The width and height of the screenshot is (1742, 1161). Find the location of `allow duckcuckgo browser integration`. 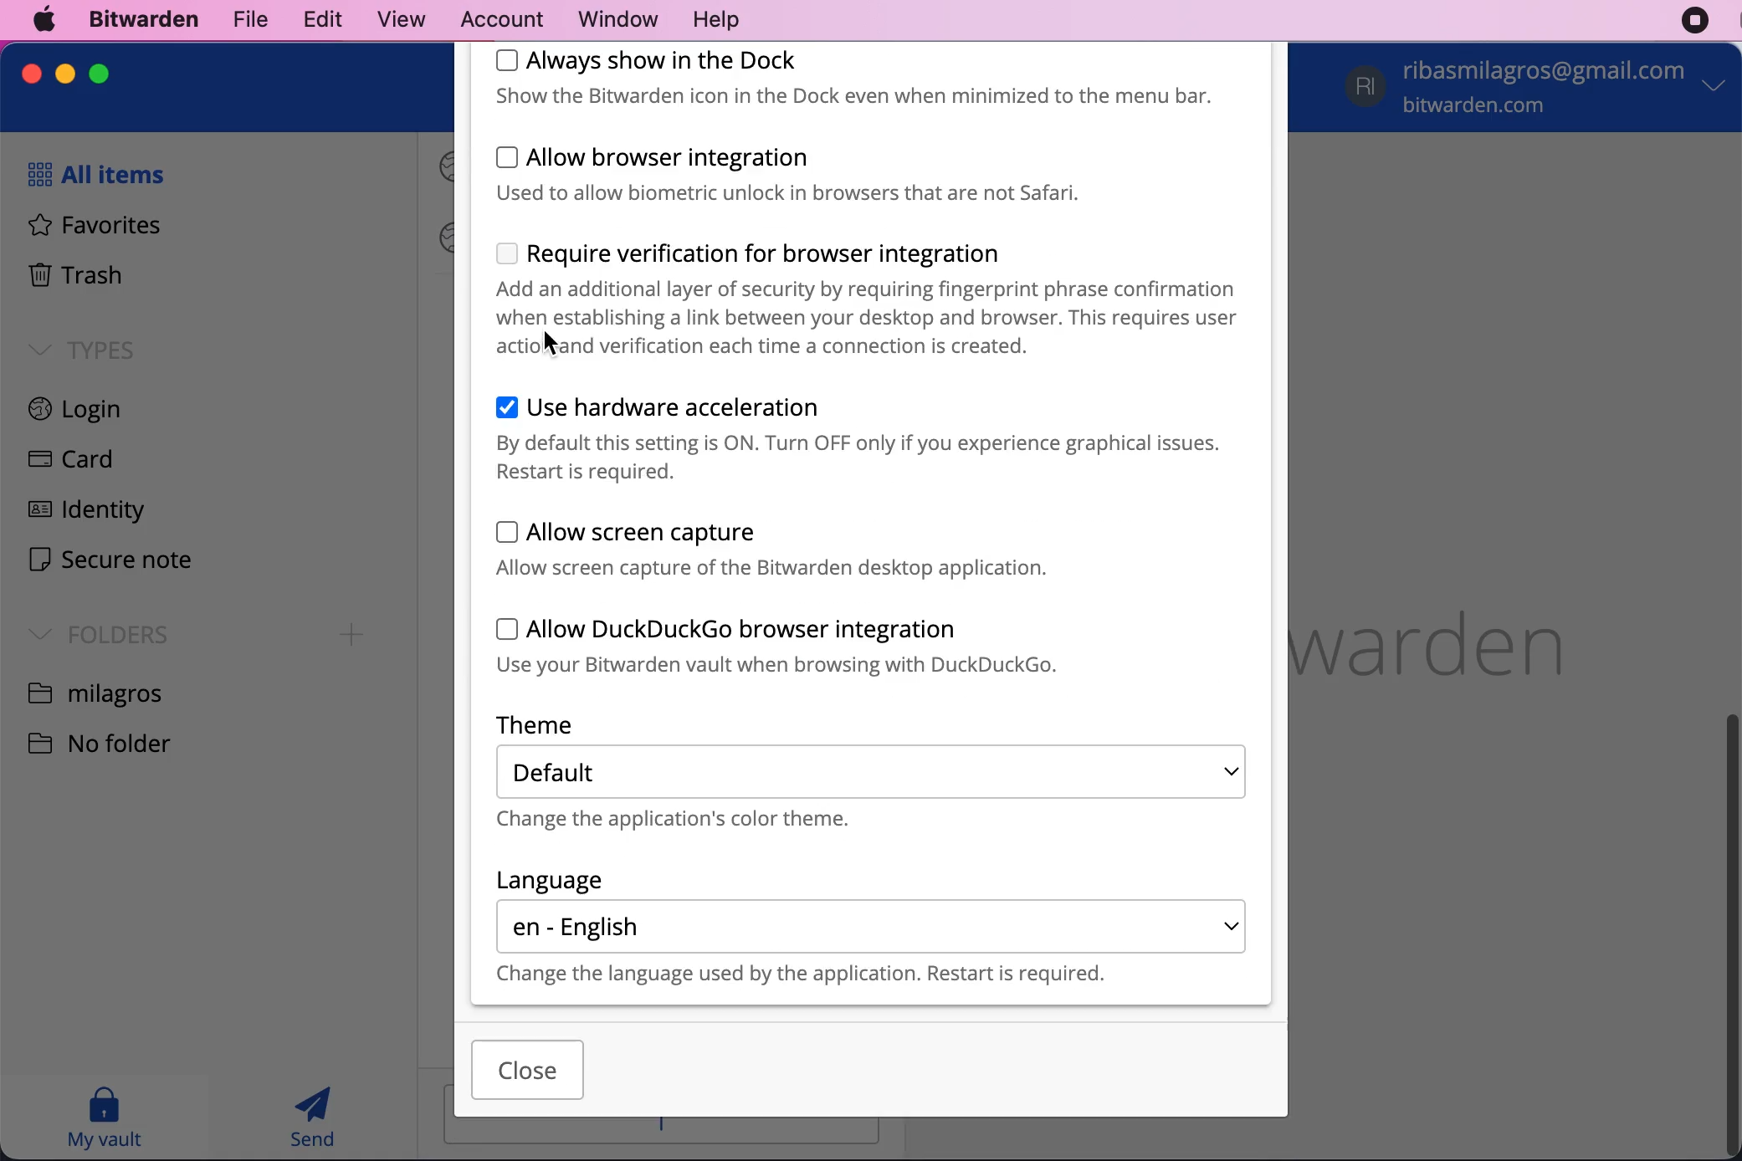

allow duckcuckgo browser integration is located at coordinates (816, 647).